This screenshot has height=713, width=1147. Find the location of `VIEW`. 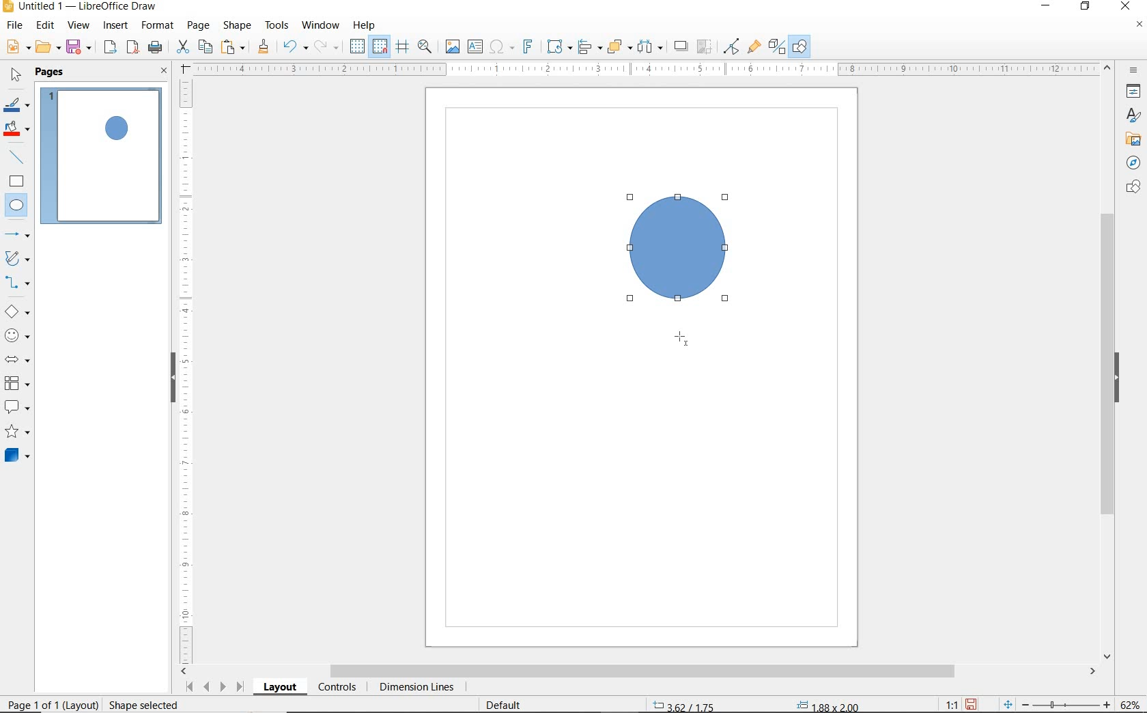

VIEW is located at coordinates (79, 26).